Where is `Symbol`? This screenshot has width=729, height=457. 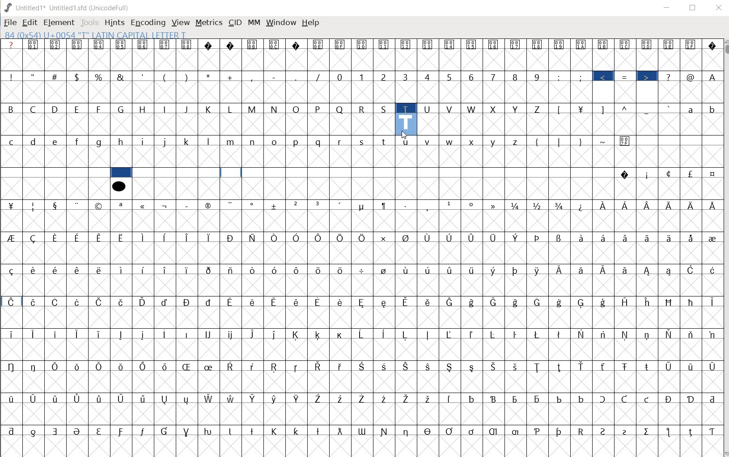
Symbol is located at coordinates (472, 334).